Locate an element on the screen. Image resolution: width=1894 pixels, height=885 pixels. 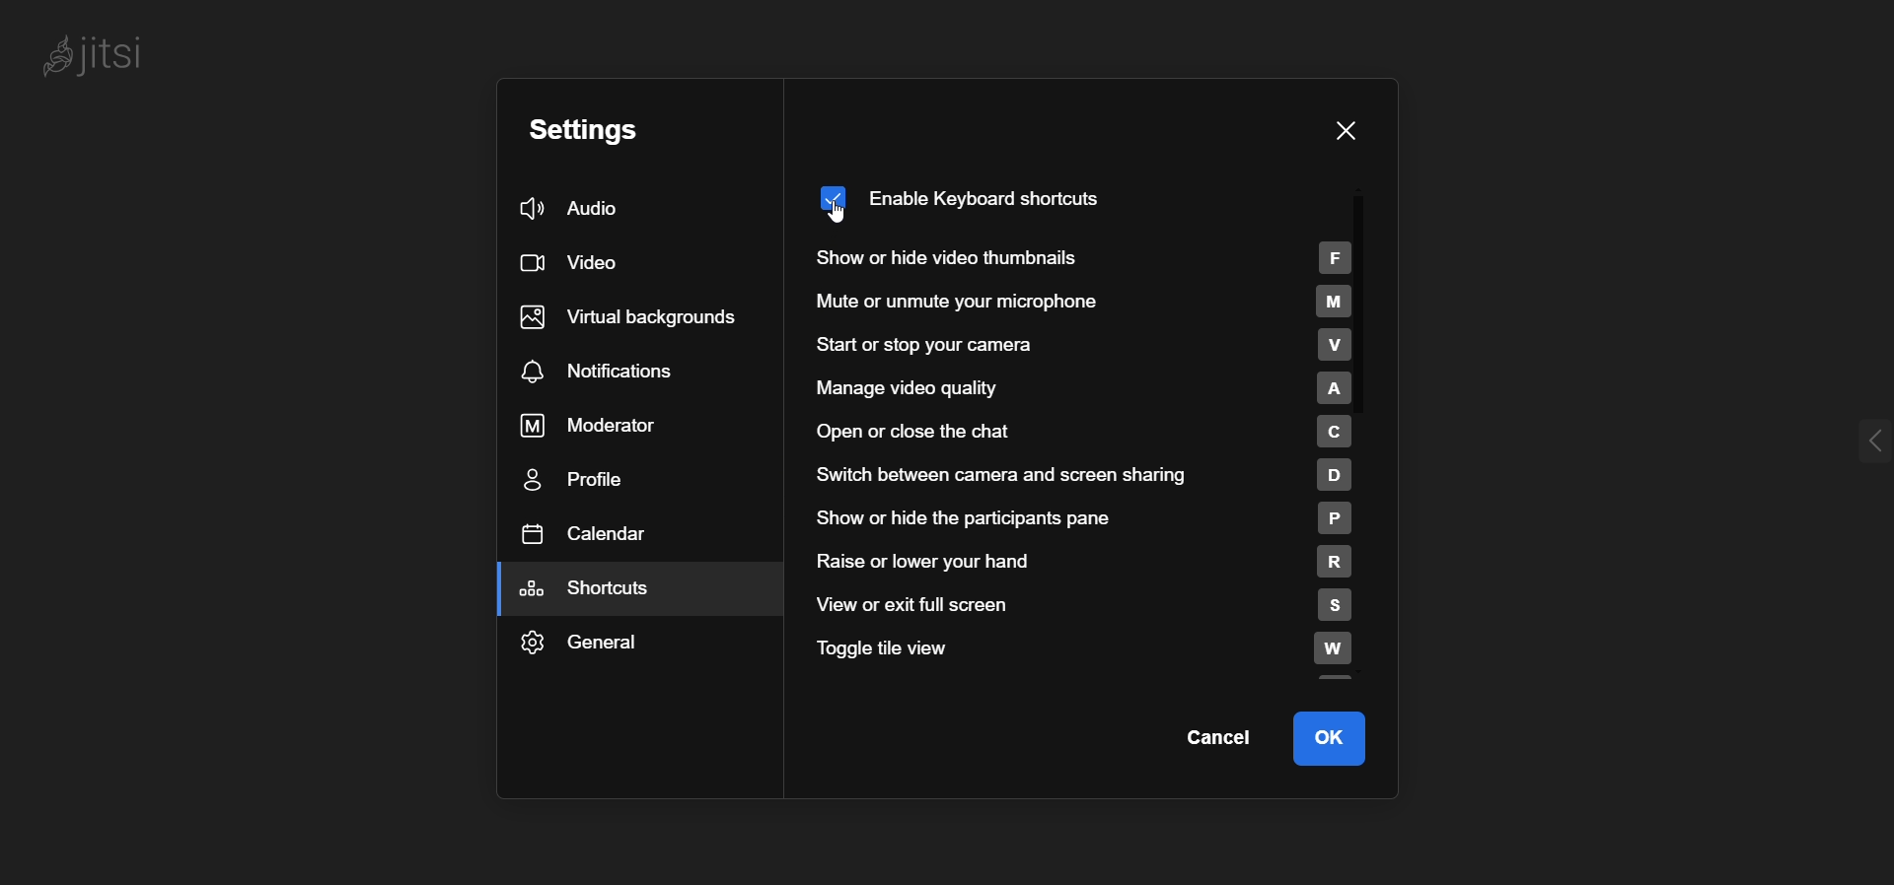
calendar is located at coordinates (590, 532).